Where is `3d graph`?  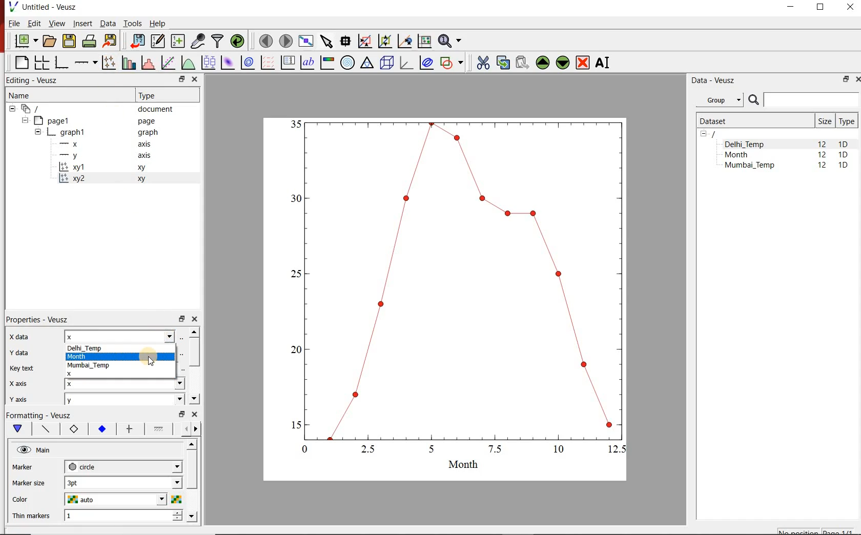 3d graph is located at coordinates (405, 63).